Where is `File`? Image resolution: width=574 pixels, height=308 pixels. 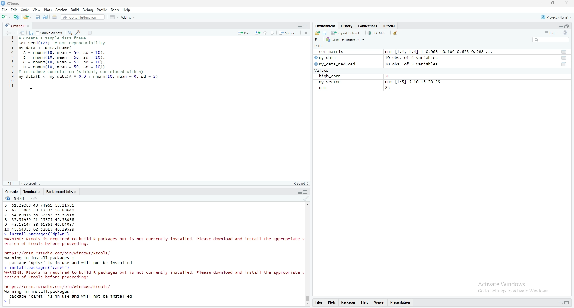 File is located at coordinates (5, 10).